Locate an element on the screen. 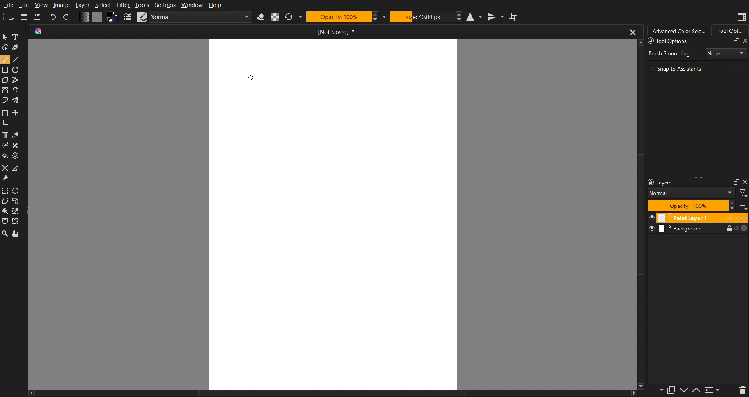 This screenshot has width=749, height=397. Lineart is located at coordinates (18, 49).